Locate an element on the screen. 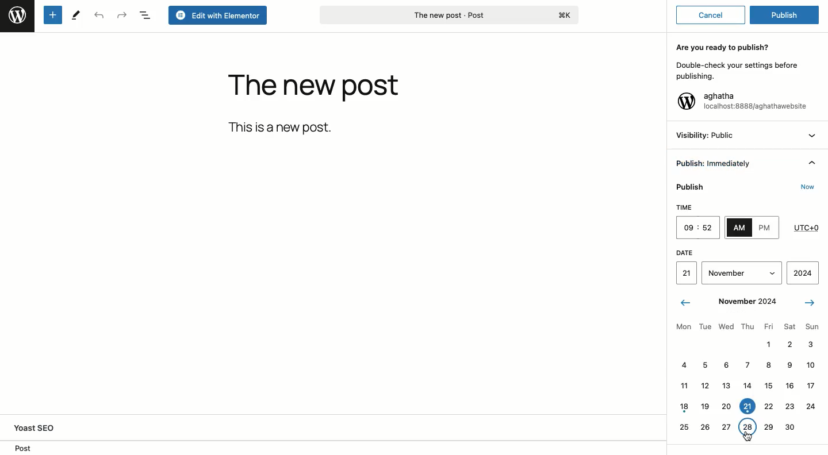 The width and height of the screenshot is (828, 455). 1 is located at coordinates (766, 345).